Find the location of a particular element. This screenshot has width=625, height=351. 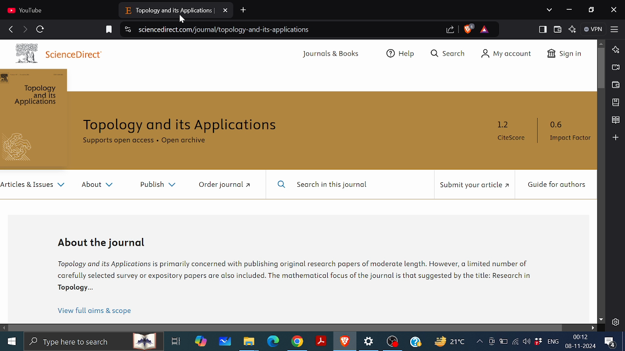

webpage is located at coordinates (298, 181).